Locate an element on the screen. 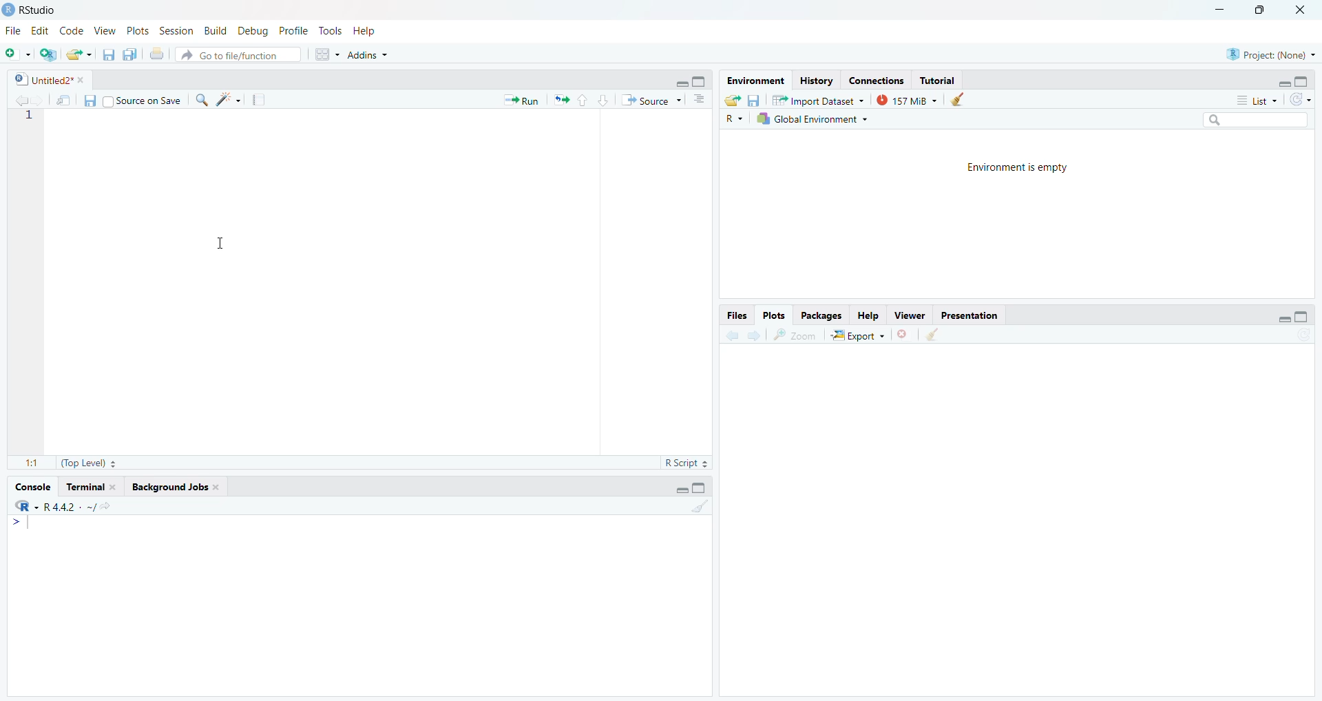 Image resolution: width=1322 pixels, height=701 pixels. Tutorial is located at coordinates (938, 80).